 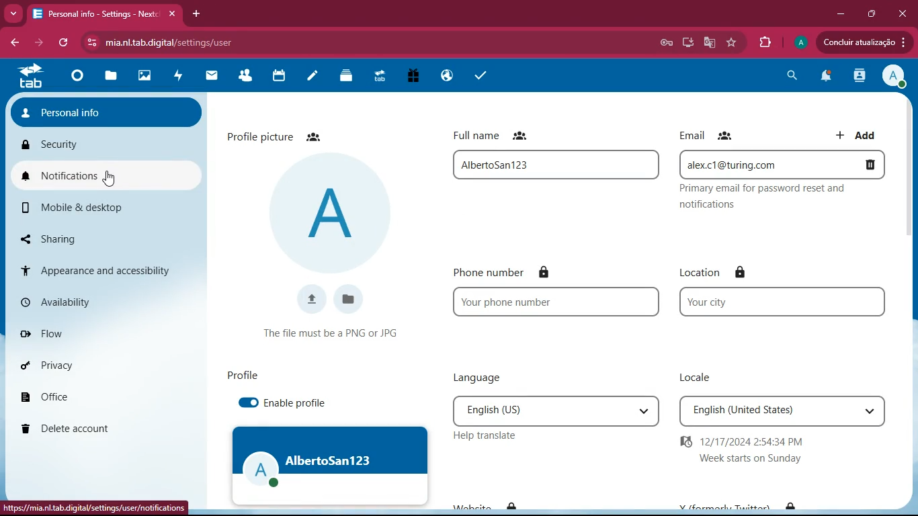 I want to click on profile picture, so click(x=278, y=136).